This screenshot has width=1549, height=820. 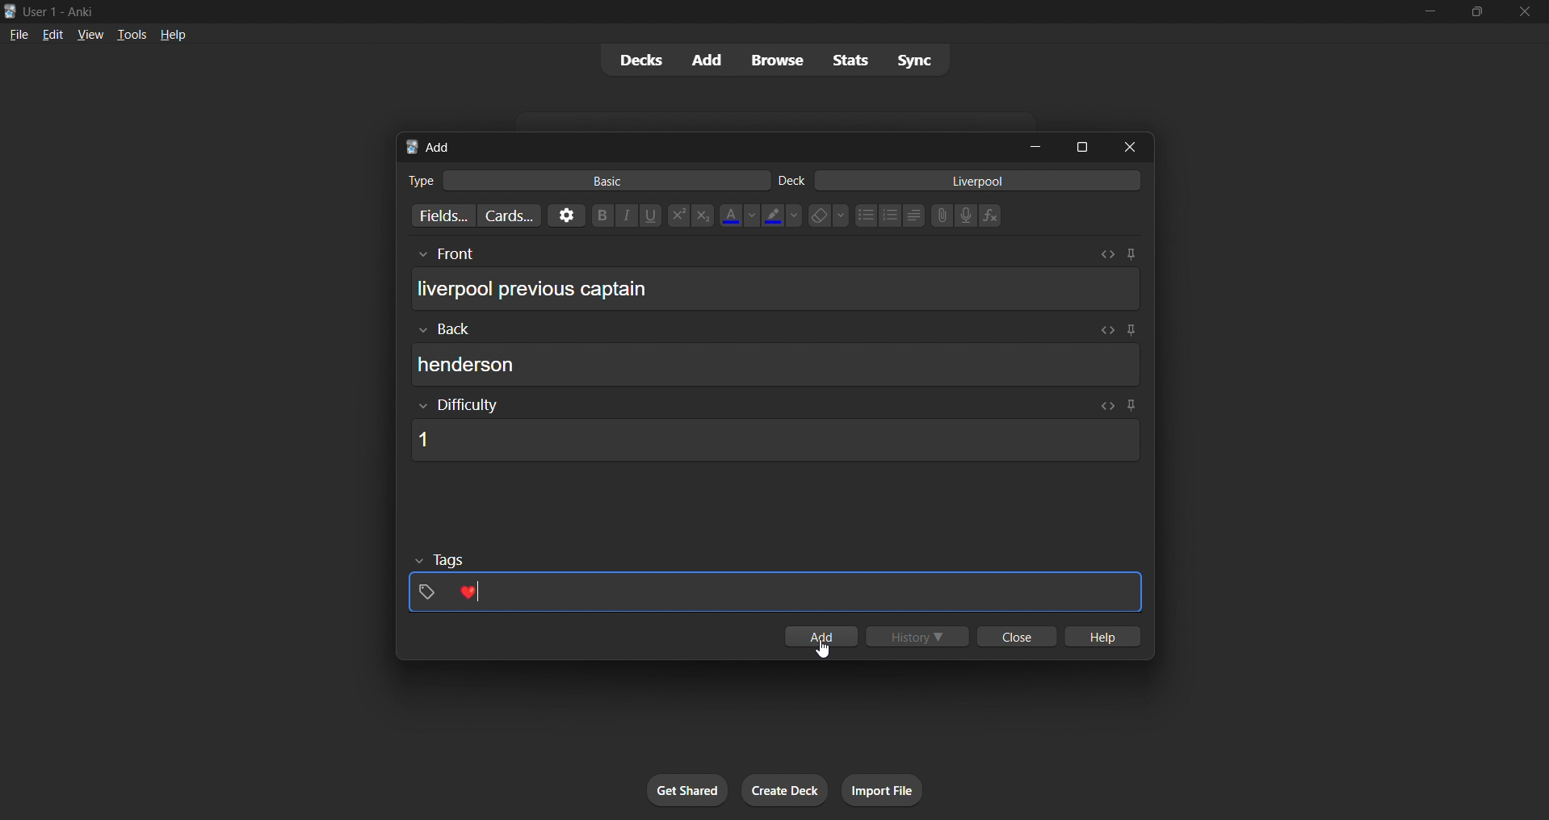 What do you see at coordinates (15, 34) in the screenshot?
I see `file` at bounding box center [15, 34].